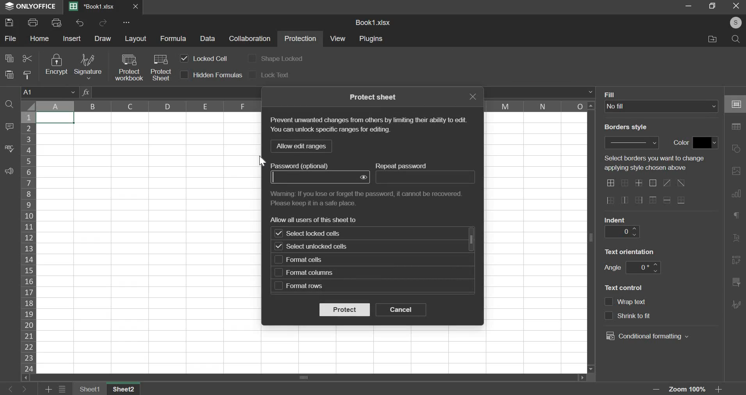  I want to click on select unlocked cells, so click(320, 247).